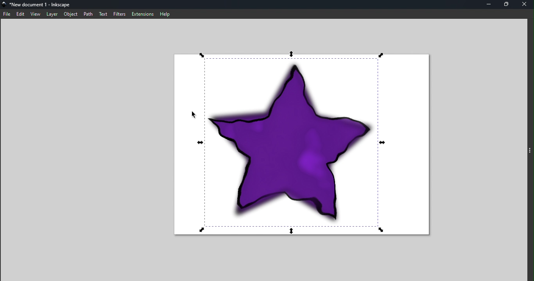 The height and width of the screenshot is (281, 534). Describe the element at coordinates (192, 115) in the screenshot. I see `cursor` at that location.